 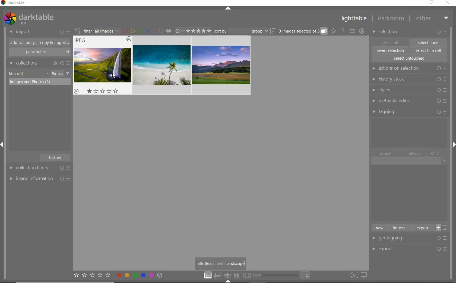 What do you see at coordinates (391, 50) in the screenshot?
I see `invert selection` at bounding box center [391, 50].